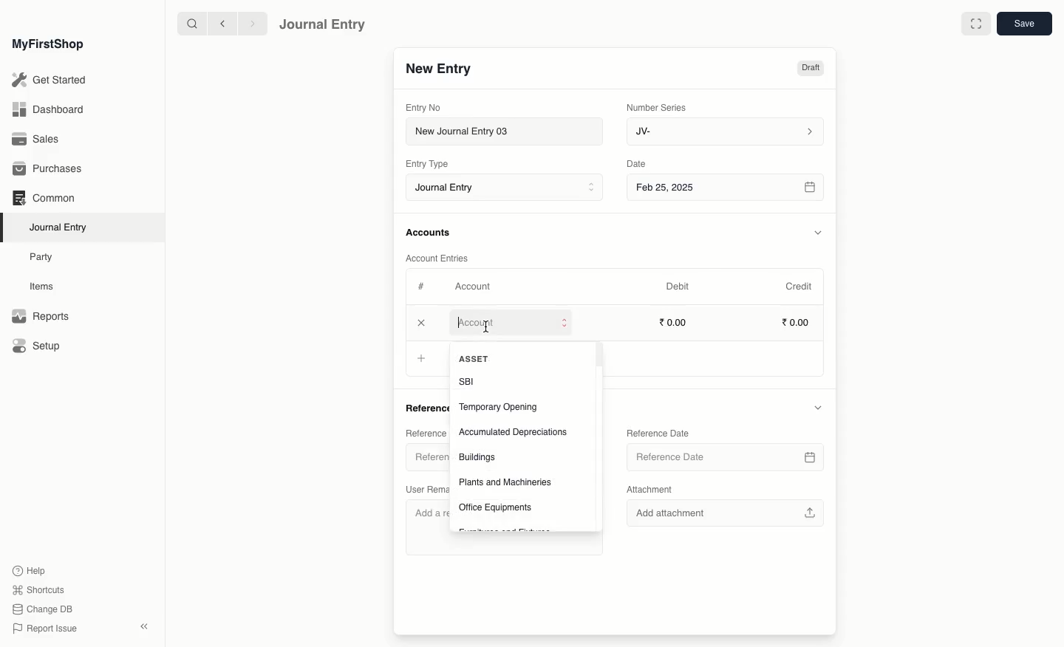 The width and height of the screenshot is (1064, 647). Describe the element at coordinates (188, 24) in the screenshot. I see `search` at that location.